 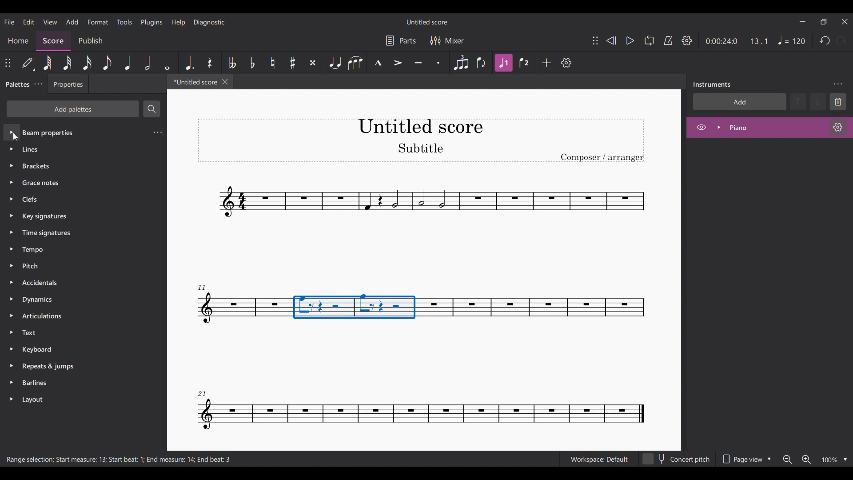 I want to click on Playback settings, so click(x=686, y=40).